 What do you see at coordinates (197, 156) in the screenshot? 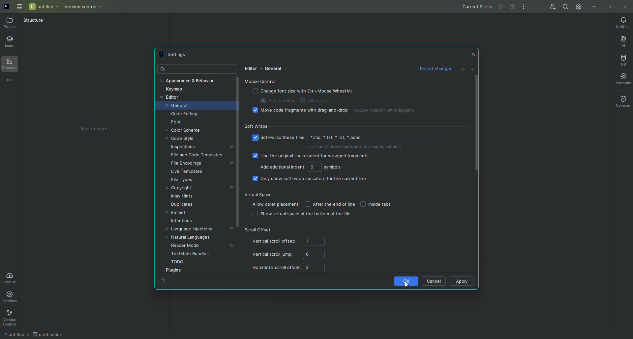
I see `File and Code Templates` at bounding box center [197, 156].